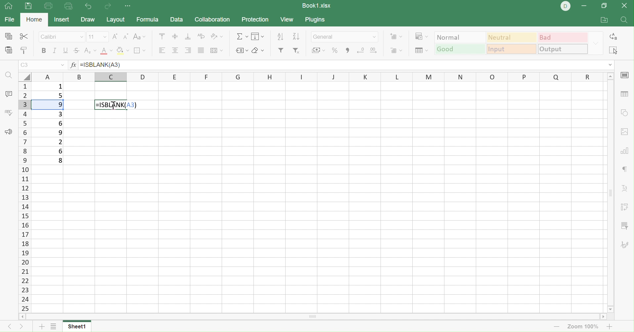 This screenshot has width=634, height=332. I want to click on Save, so click(28, 7).